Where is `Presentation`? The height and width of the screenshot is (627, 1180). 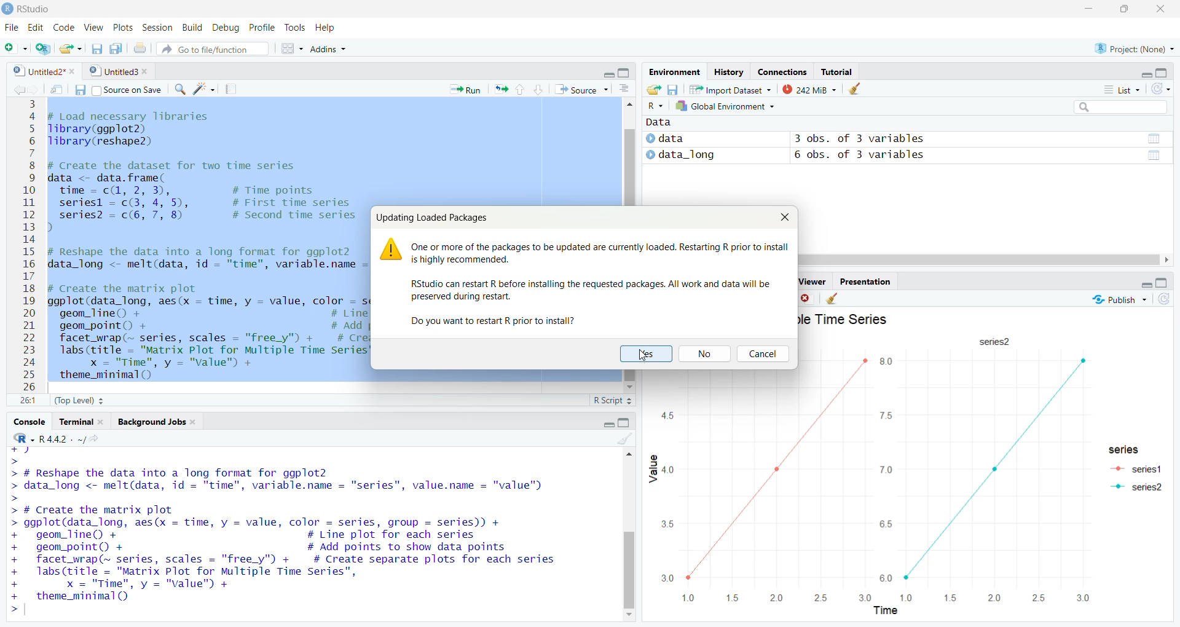 Presentation is located at coordinates (863, 280).